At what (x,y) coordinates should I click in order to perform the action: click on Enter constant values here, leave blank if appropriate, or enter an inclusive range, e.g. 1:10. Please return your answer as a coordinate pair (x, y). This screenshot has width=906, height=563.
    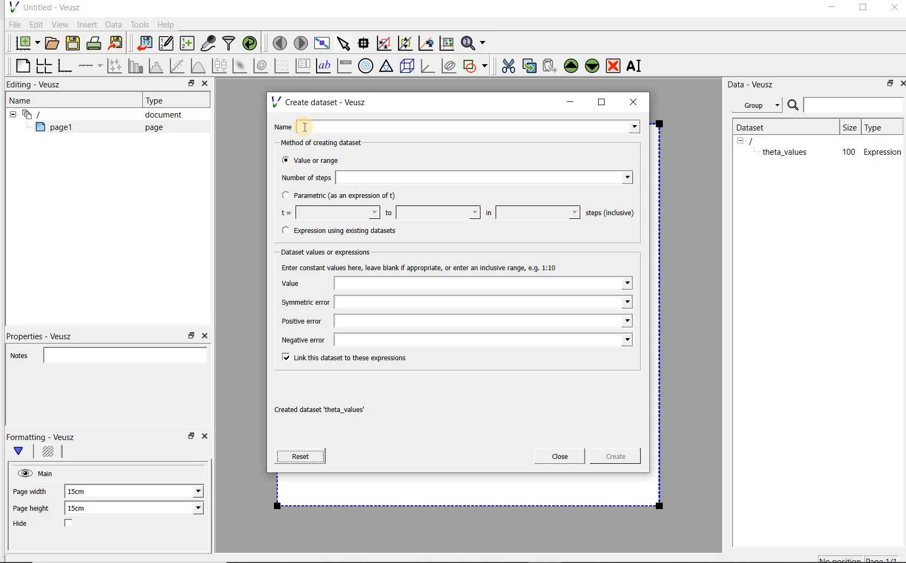
    Looking at the image, I should click on (429, 267).